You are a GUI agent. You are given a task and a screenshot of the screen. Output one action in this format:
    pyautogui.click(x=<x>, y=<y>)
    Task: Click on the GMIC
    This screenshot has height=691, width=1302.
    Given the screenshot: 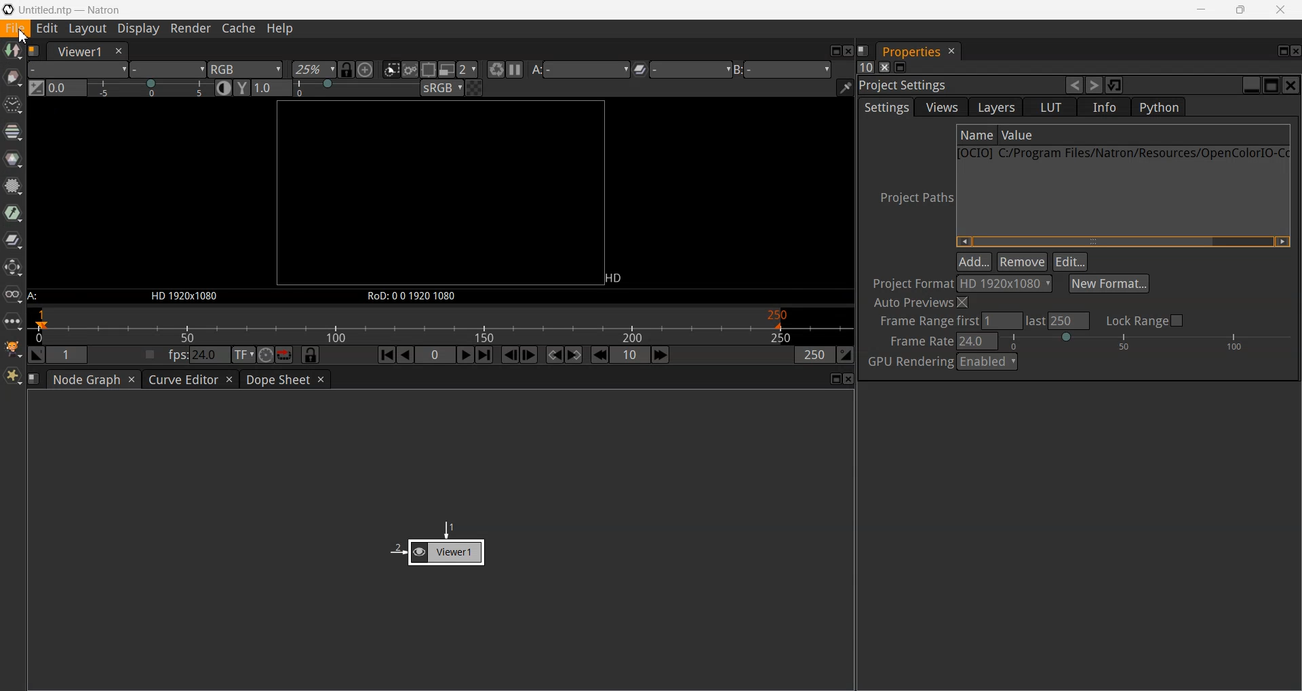 What is the action you would take?
    pyautogui.click(x=13, y=348)
    